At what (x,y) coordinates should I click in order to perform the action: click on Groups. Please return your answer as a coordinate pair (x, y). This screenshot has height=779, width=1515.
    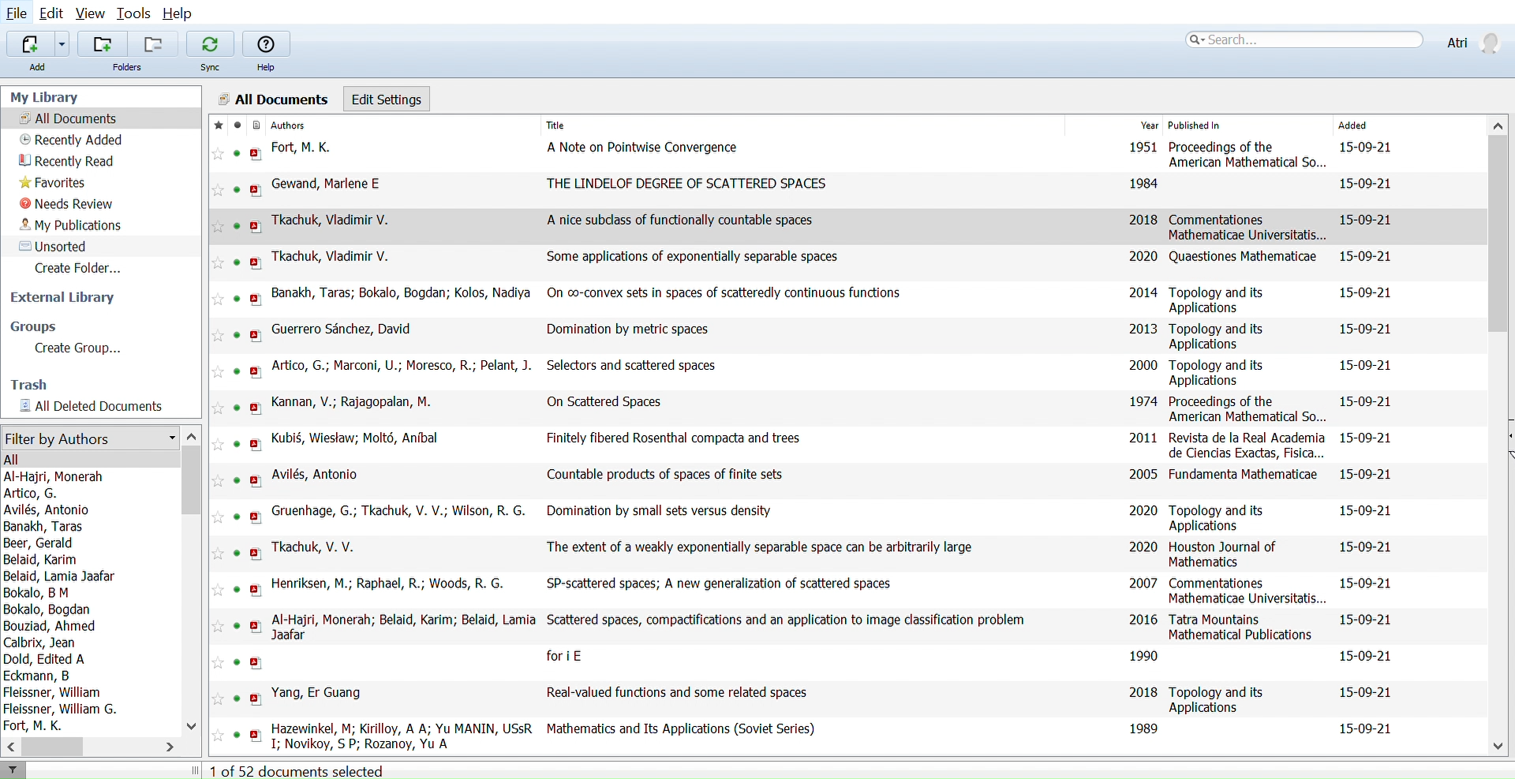
    Looking at the image, I should click on (33, 327).